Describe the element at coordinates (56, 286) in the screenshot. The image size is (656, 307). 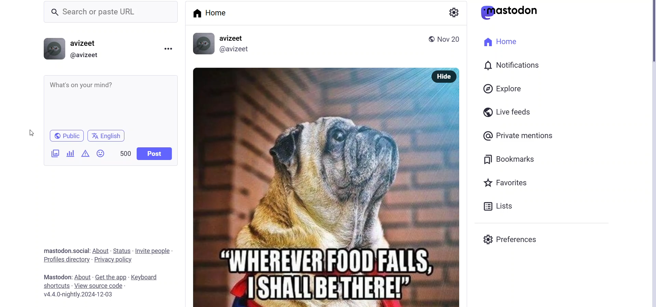
I see `shortcuts` at that location.